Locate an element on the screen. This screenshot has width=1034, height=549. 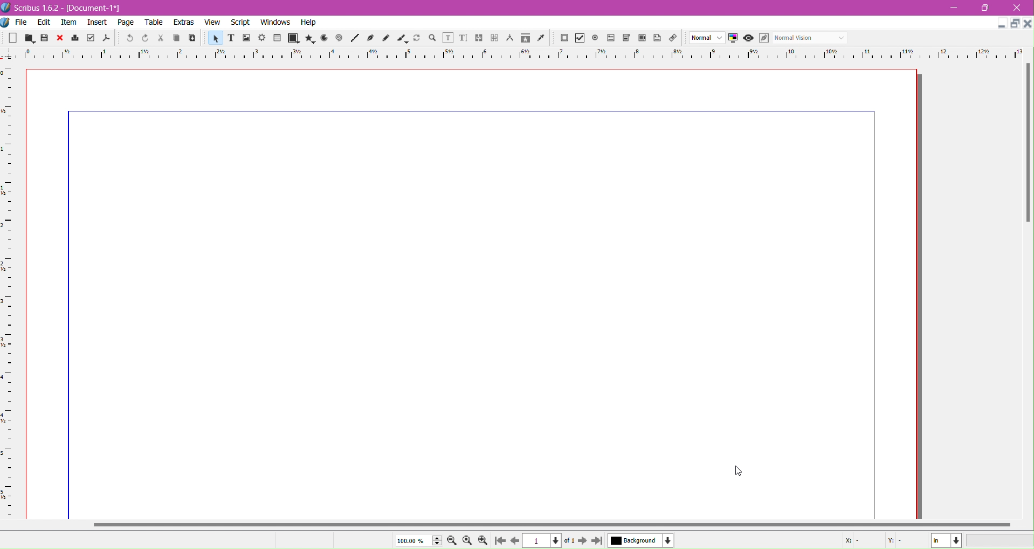
text annotations is located at coordinates (659, 38).